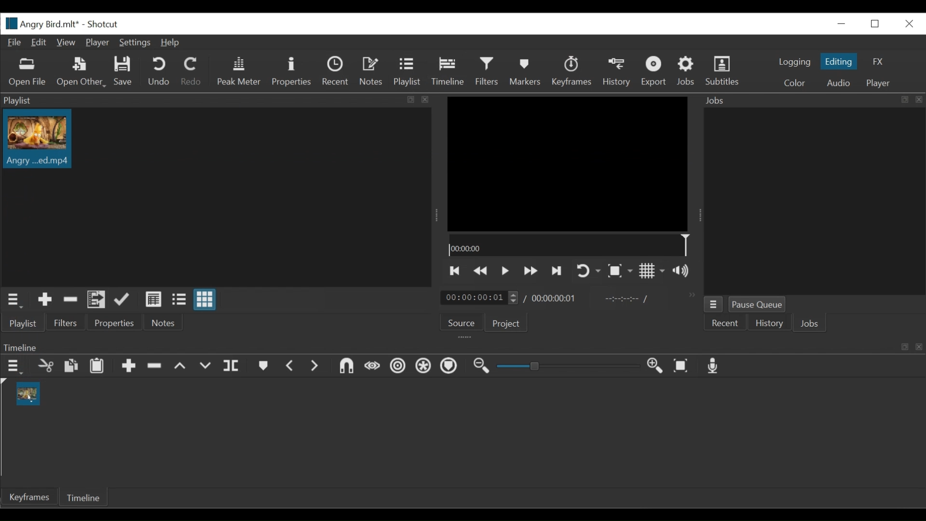  Describe the element at coordinates (41, 24) in the screenshot. I see `File name` at that location.